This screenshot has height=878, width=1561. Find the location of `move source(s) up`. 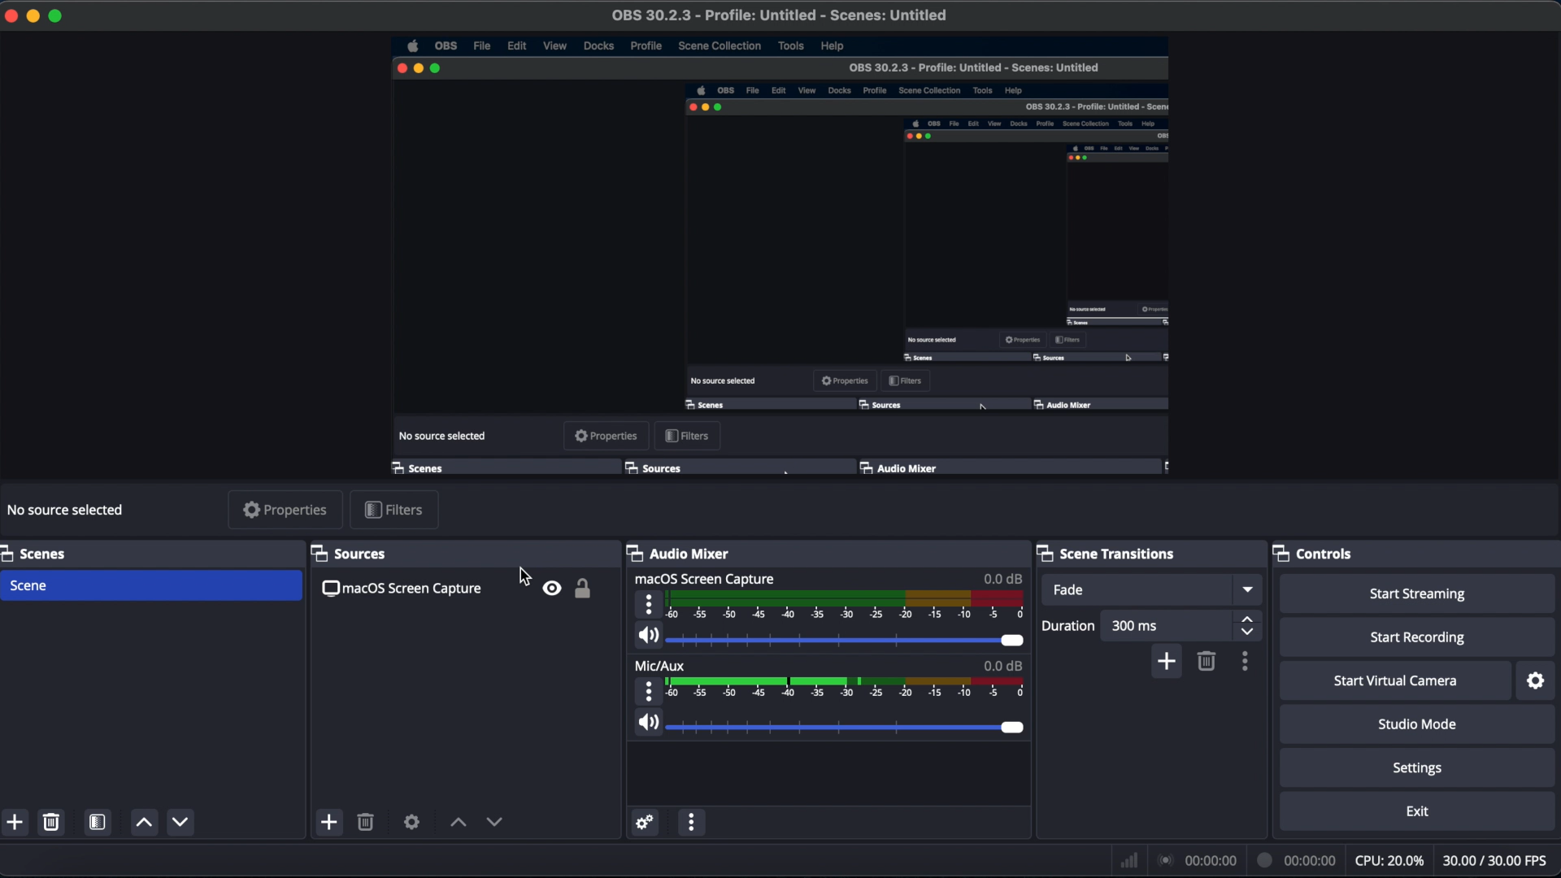

move source(s) up is located at coordinates (495, 823).